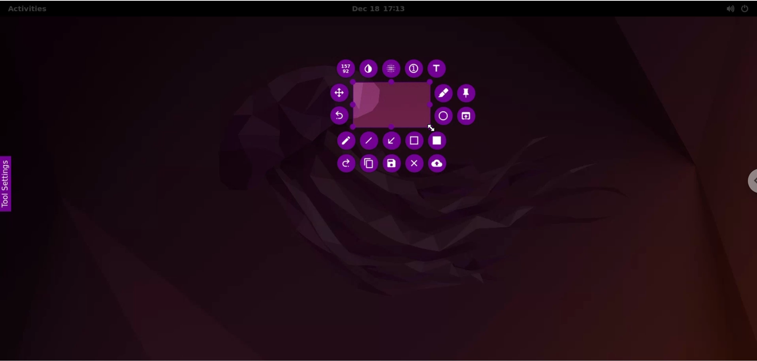  What do you see at coordinates (468, 93) in the screenshot?
I see `pin` at bounding box center [468, 93].